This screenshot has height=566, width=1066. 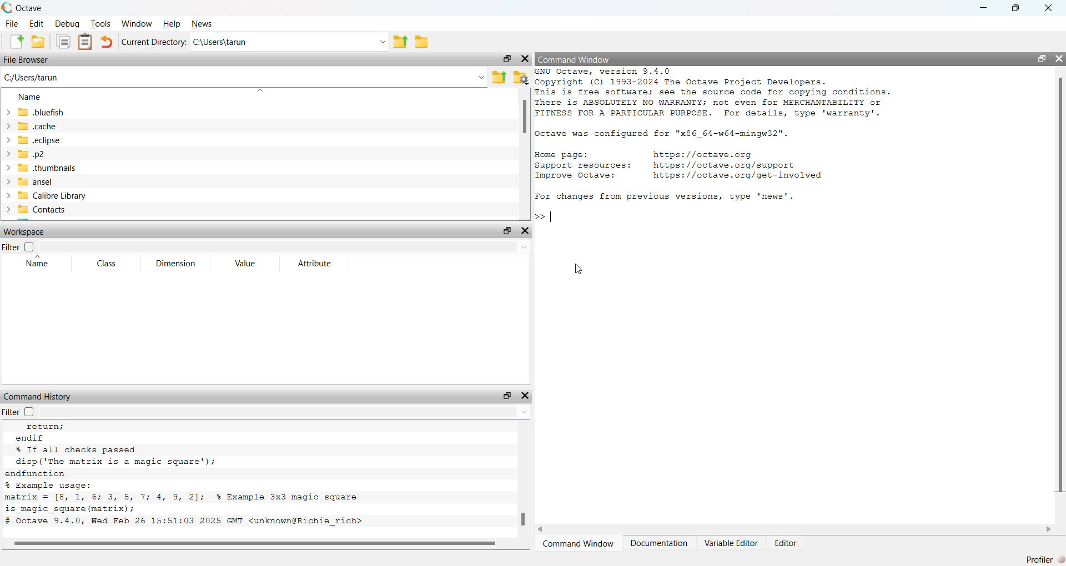 What do you see at coordinates (26, 59) in the screenshot?
I see `File Browser` at bounding box center [26, 59].